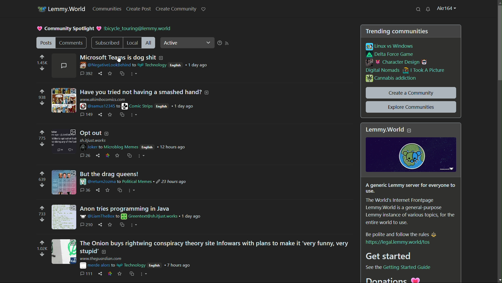 The height and width of the screenshot is (283, 502). Describe the element at coordinates (388, 130) in the screenshot. I see `title` at that location.